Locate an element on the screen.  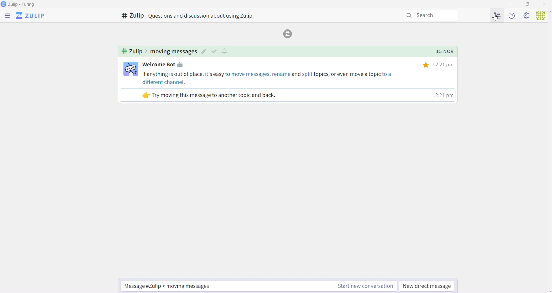
Users is located at coordinates (497, 16).